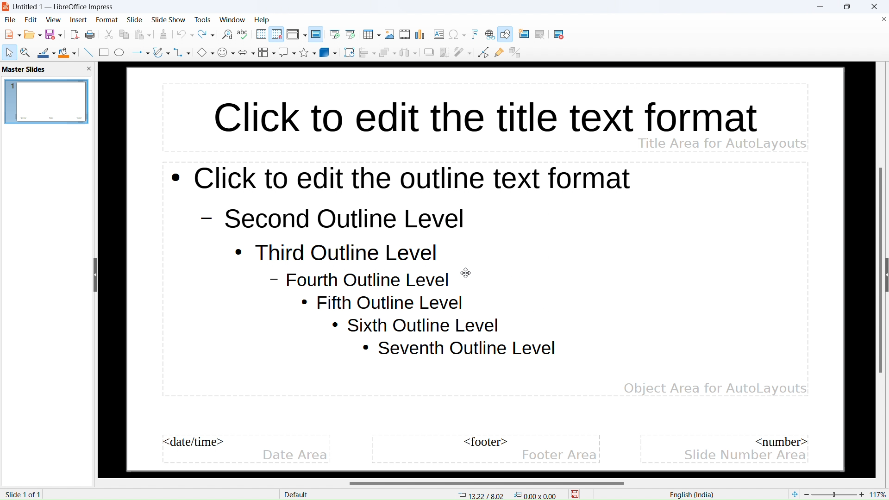 The image size is (889, 500). What do you see at coordinates (439, 34) in the screenshot?
I see `insert textbox` at bounding box center [439, 34].